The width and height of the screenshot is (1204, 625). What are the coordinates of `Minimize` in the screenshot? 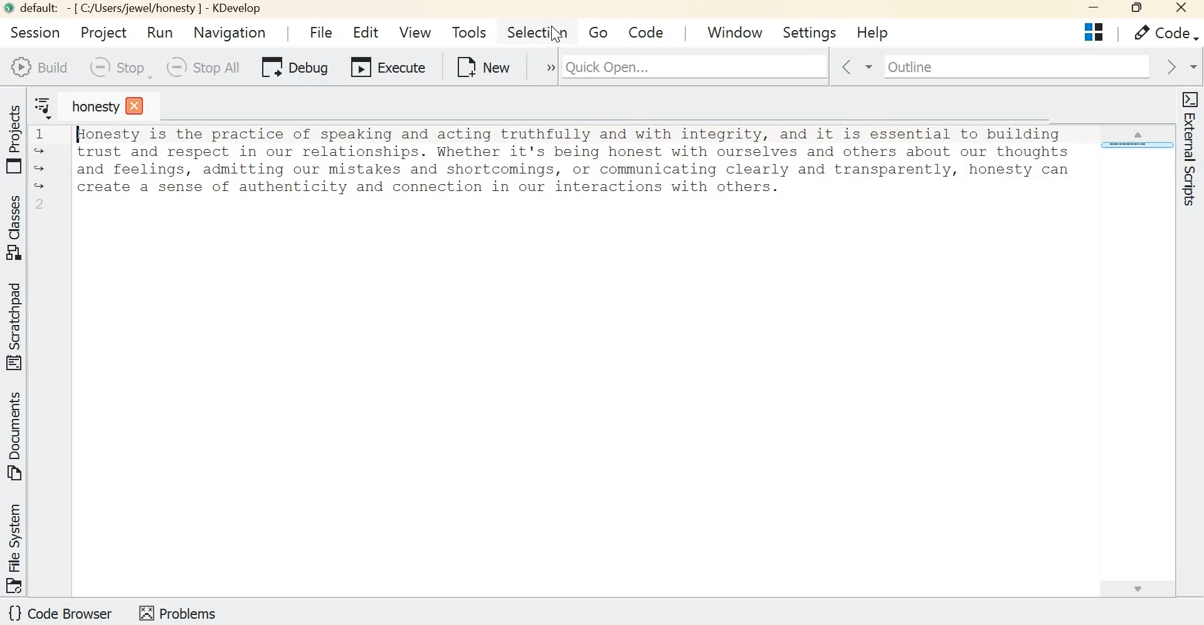 It's located at (1089, 9).